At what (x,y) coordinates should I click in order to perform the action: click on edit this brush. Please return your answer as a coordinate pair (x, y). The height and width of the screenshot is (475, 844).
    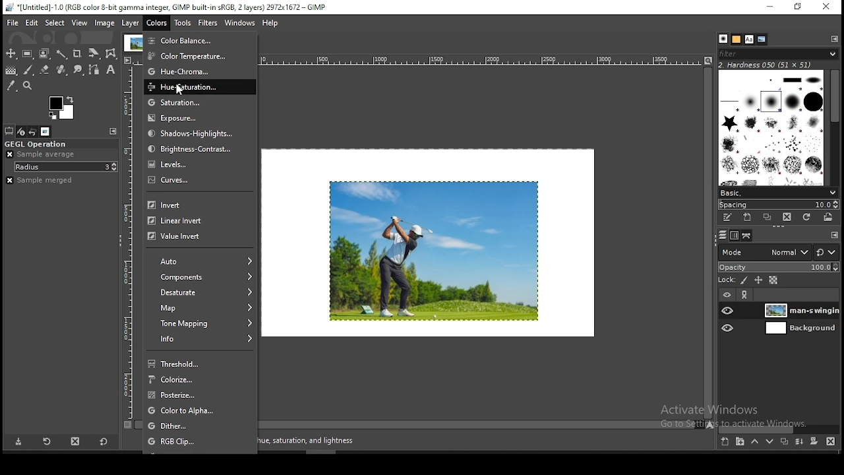
    Looking at the image, I should click on (726, 218).